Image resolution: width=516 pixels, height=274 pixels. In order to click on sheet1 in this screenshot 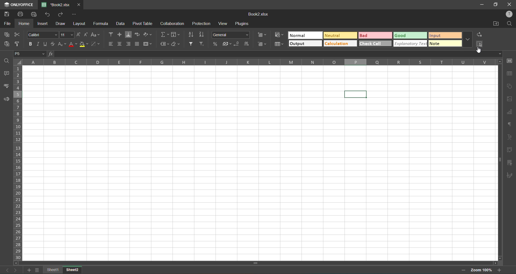, I will do `click(52, 270)`.